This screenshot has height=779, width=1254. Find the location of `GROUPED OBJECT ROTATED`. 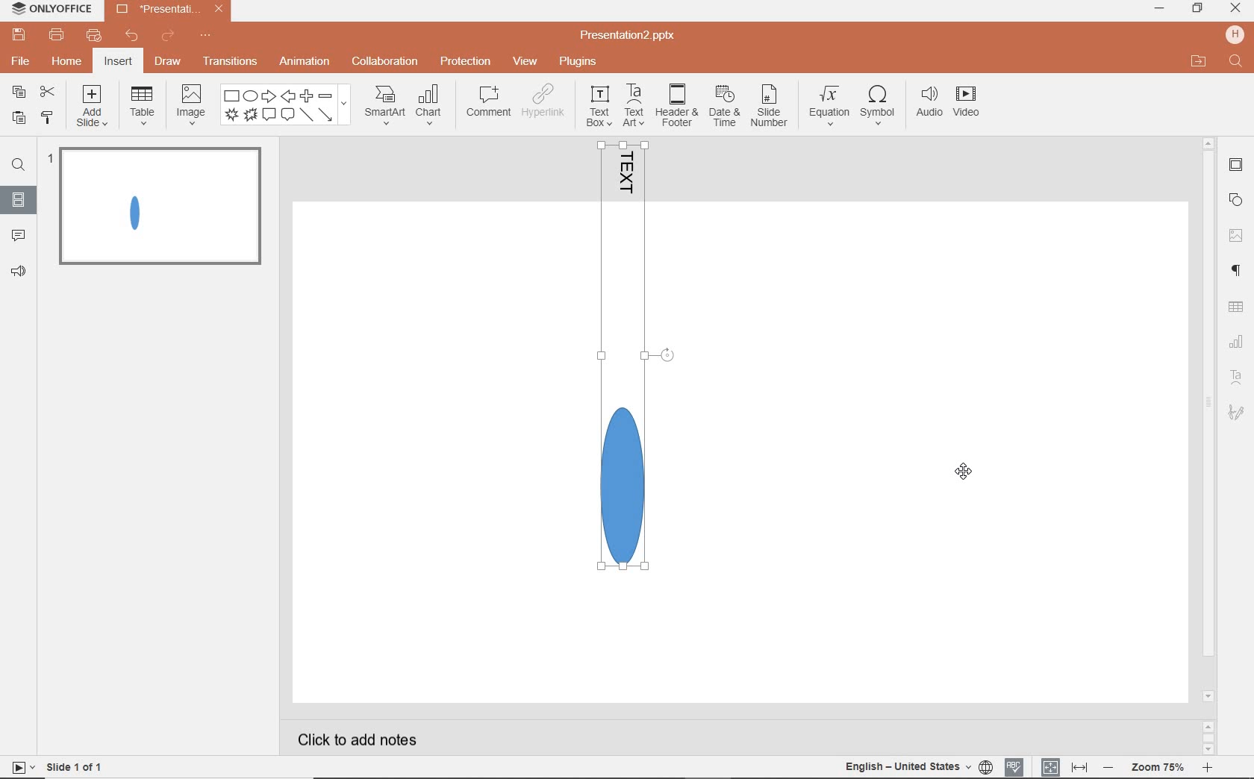

GROUPED OBJECT ROTATED is located at coordinates (622, 367).